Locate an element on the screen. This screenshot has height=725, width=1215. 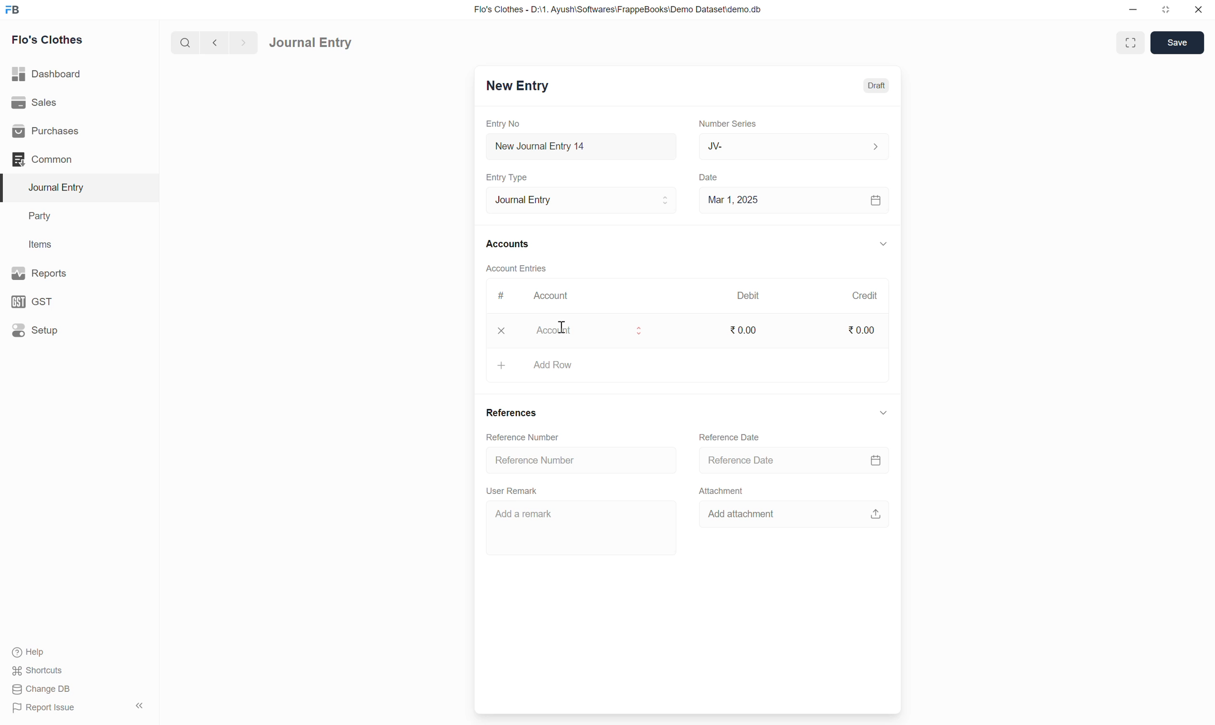
Journal Entry is located at coordinates (310, 43).